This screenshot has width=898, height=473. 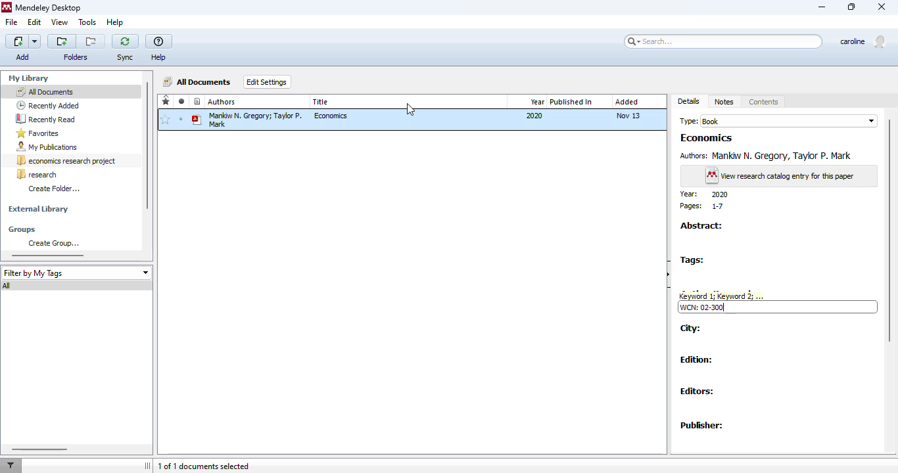 What do you see at coordinates (7, 7) in the screenshot?
I see `logo` at bounding box center [7, 7].